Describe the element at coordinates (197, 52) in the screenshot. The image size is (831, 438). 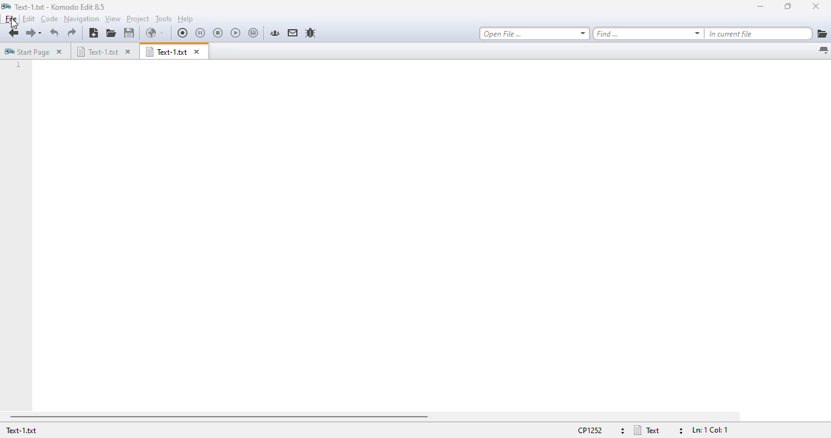
I see `close tab` at that location.